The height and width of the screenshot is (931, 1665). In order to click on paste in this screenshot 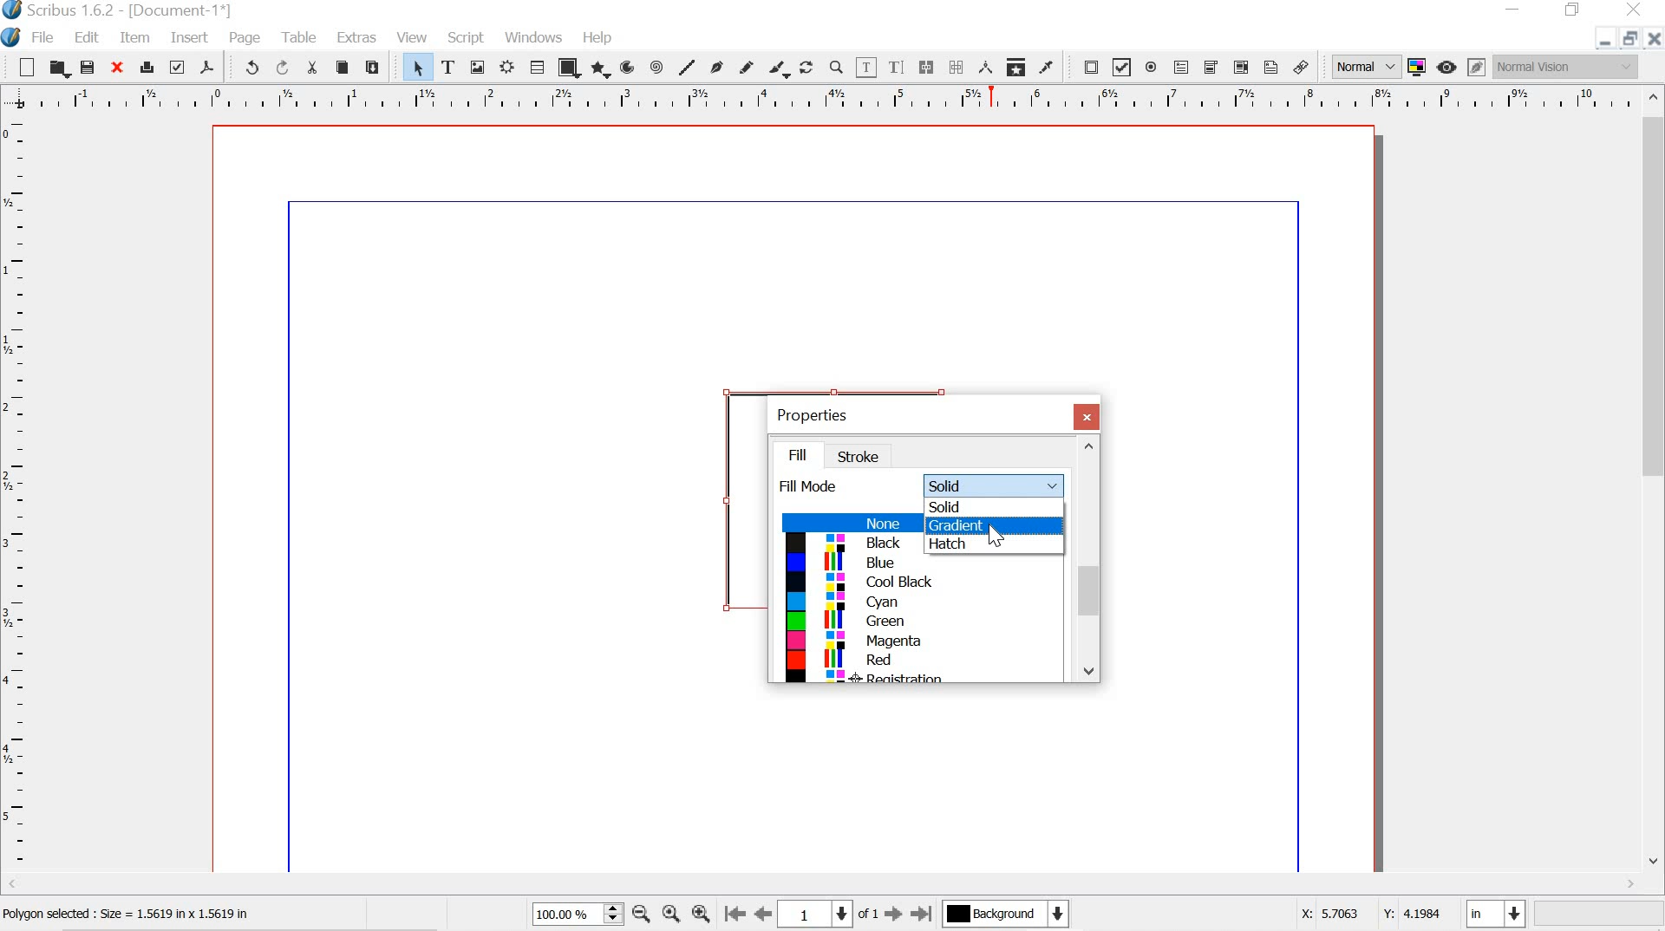, I will do `click(379, 68)`.